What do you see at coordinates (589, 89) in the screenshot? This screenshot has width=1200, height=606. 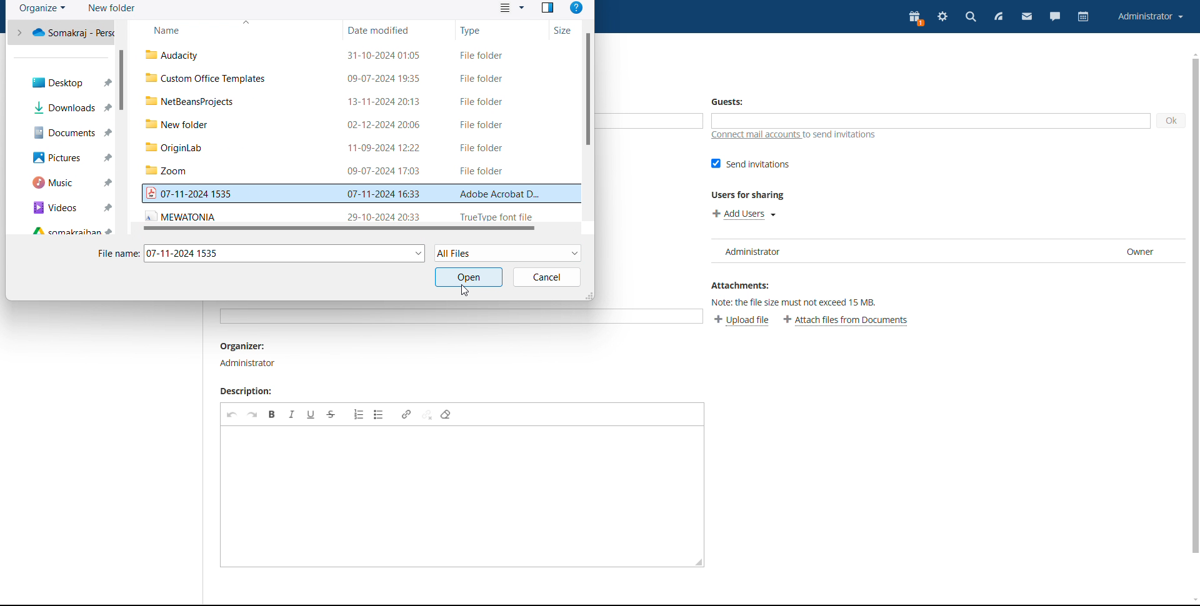 I see `scrollbar` at bounding box center [589, 89].